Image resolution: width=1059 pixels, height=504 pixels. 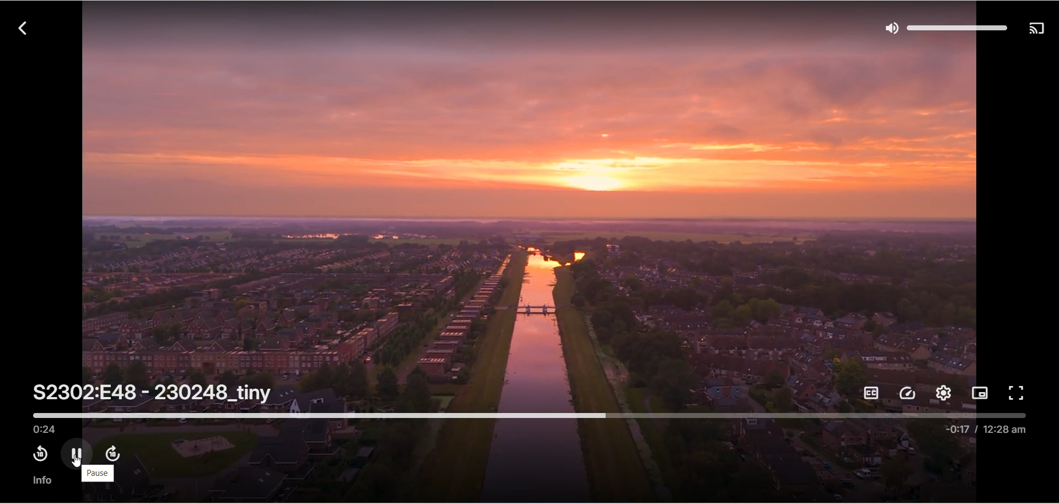 What do you see at coordinates (112, 452) in the screenshot?
I see `fast forward` at bounding box center [112, 452].